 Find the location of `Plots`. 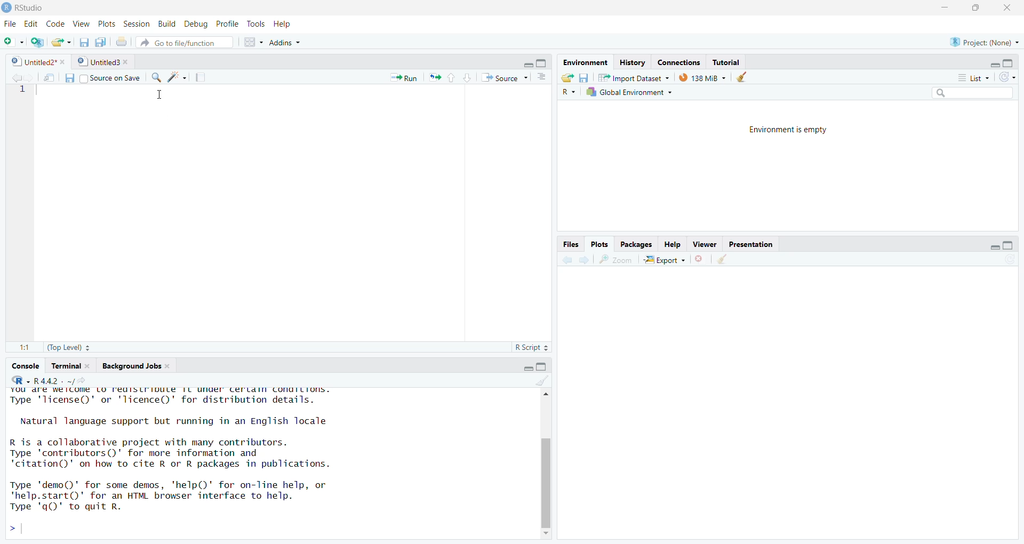

Plots is located at coordinates (106, 22).